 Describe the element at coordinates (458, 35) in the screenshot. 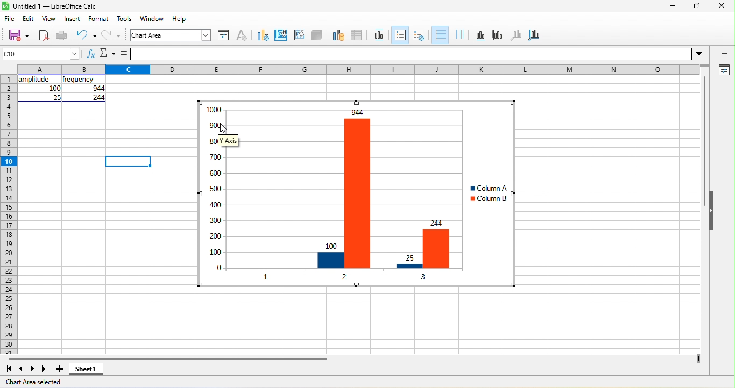

I see `vertical grids` at that location.